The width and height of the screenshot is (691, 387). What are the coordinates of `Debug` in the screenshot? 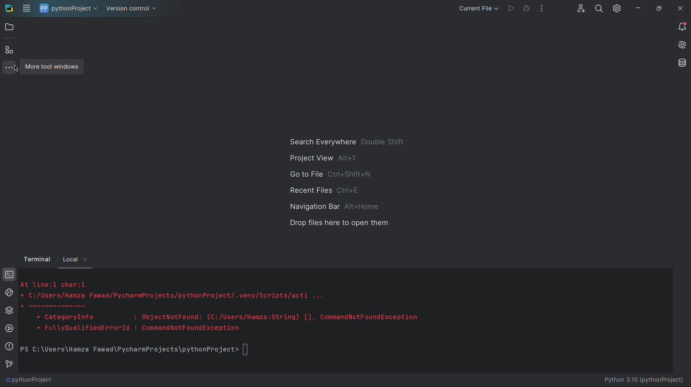 It's located at (526, 7).